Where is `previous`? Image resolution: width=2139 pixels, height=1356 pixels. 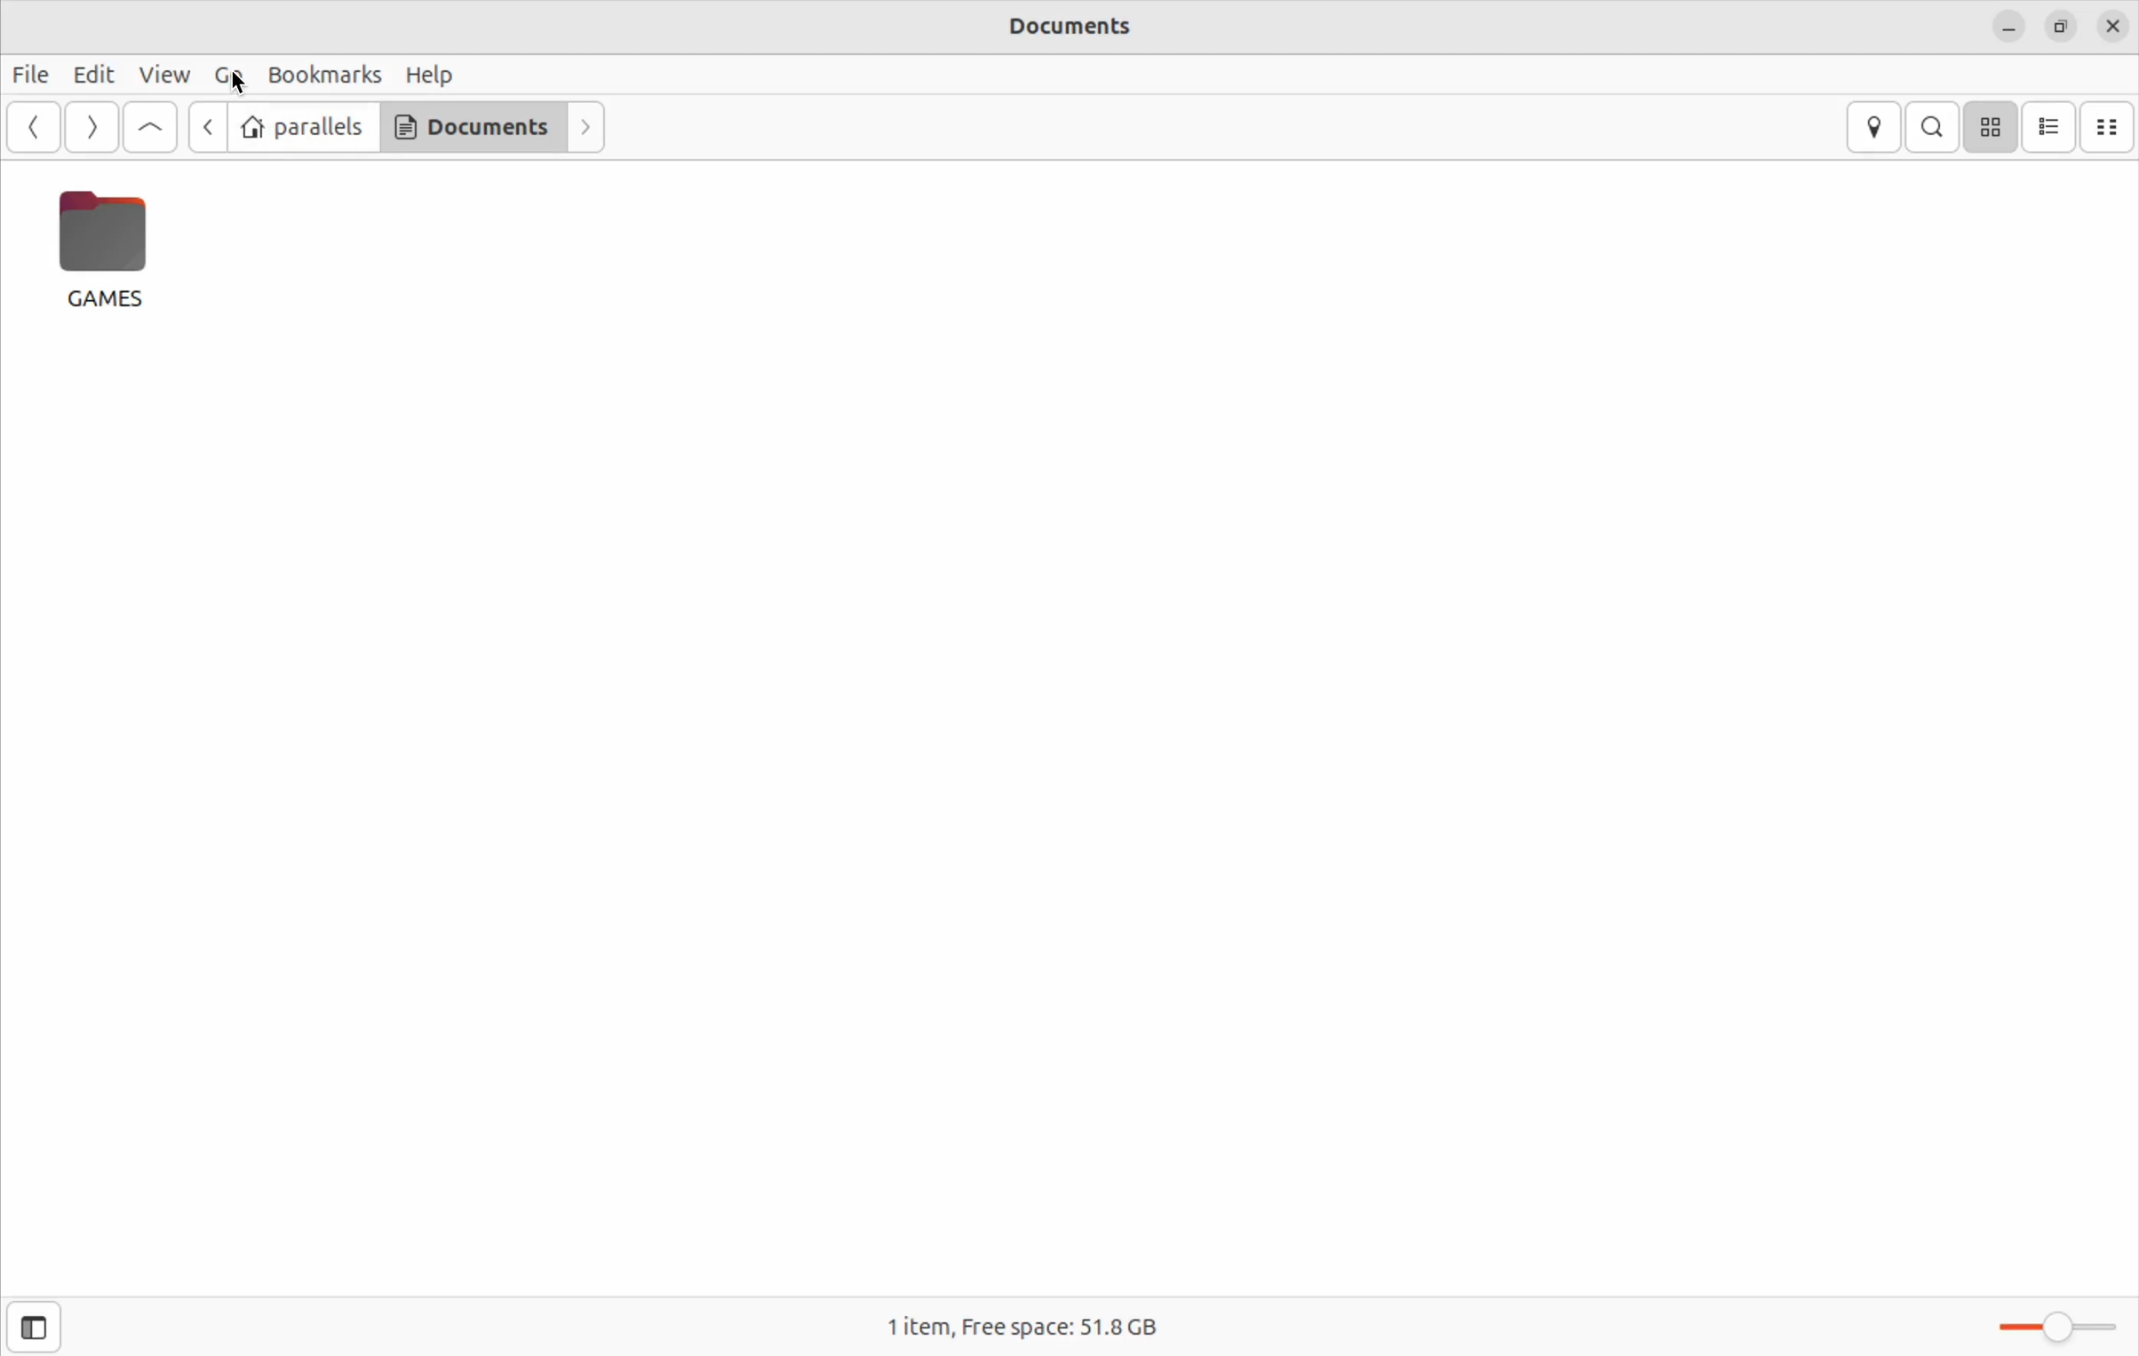 previous is located at coordinates (205, 129).